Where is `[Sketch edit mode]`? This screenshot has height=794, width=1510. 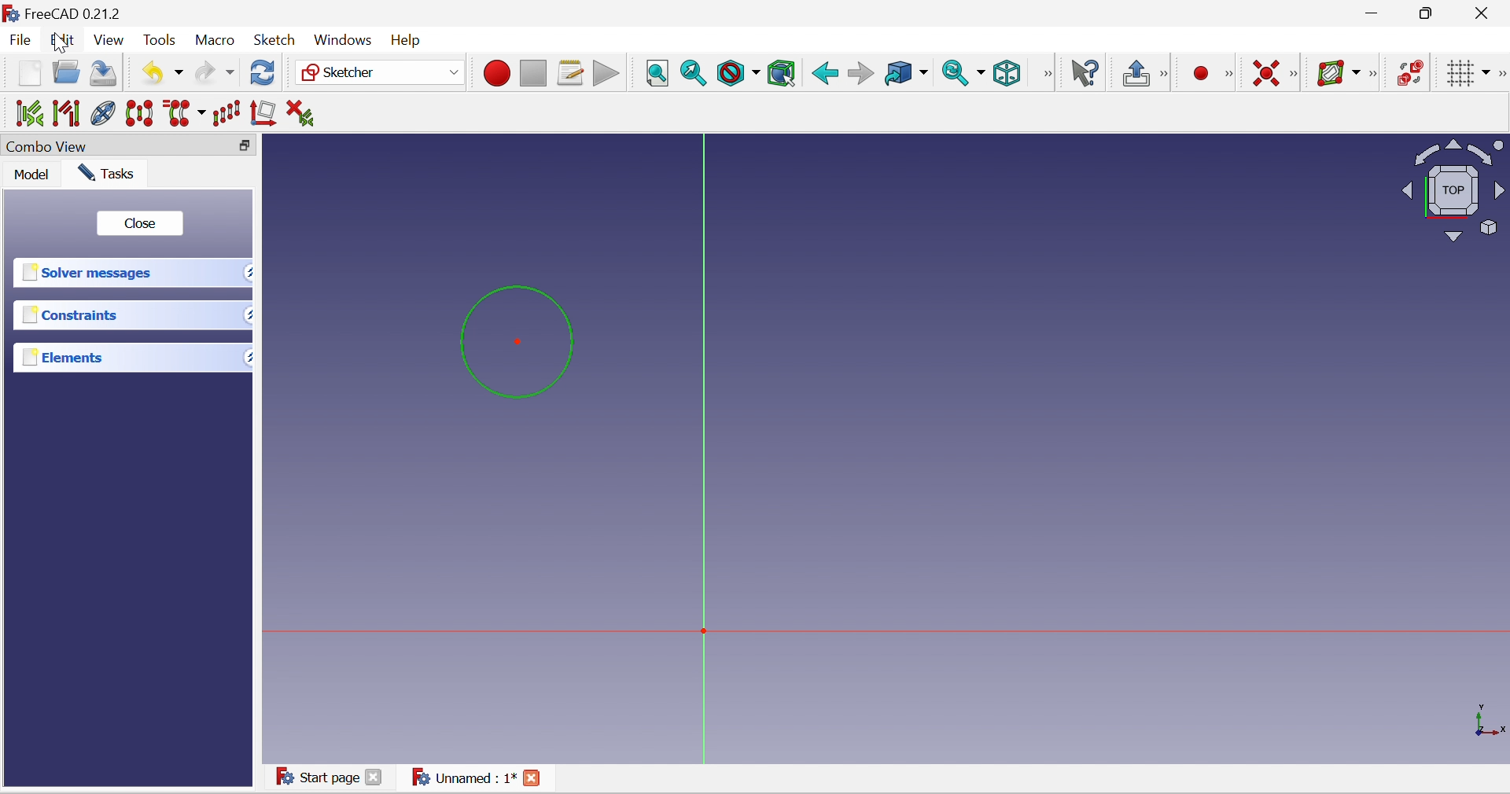 [Sketch edit mode] is located at coordinates (1166, 75).